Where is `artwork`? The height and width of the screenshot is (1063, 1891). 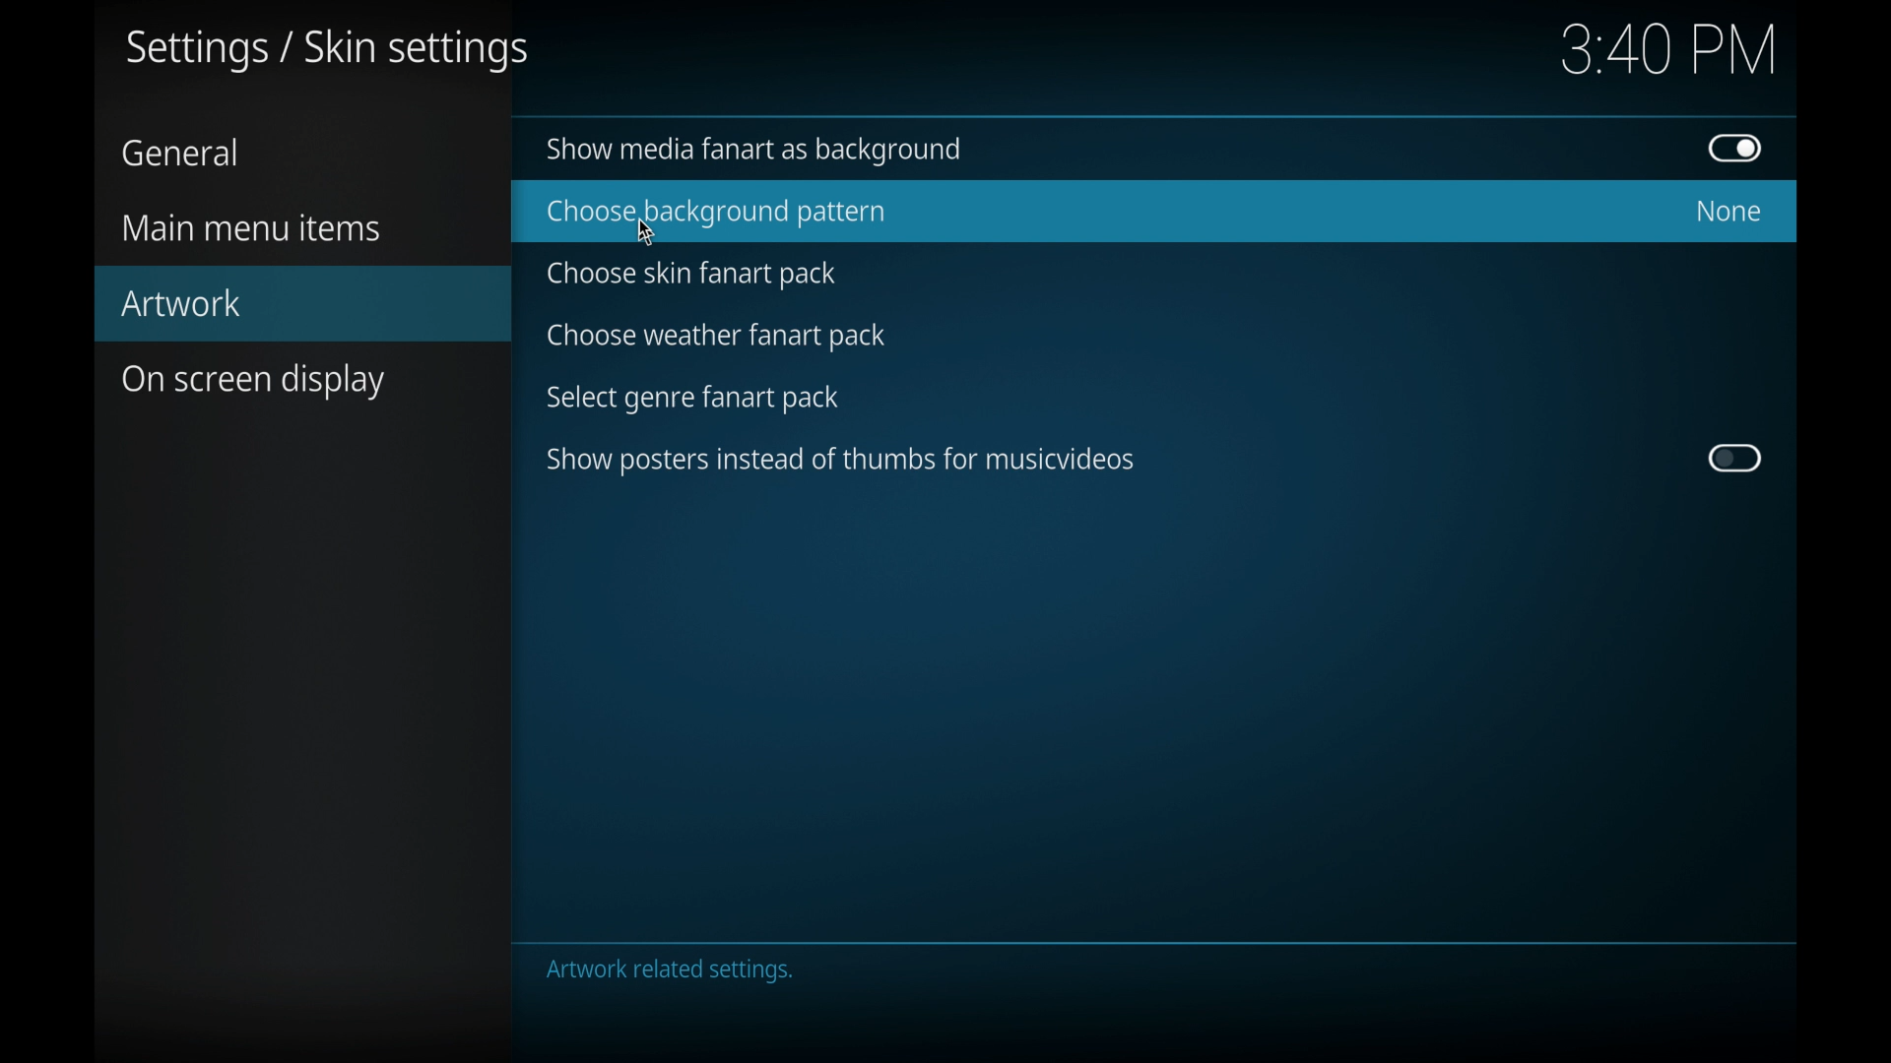
artwork is located at coordinates (303, 304).